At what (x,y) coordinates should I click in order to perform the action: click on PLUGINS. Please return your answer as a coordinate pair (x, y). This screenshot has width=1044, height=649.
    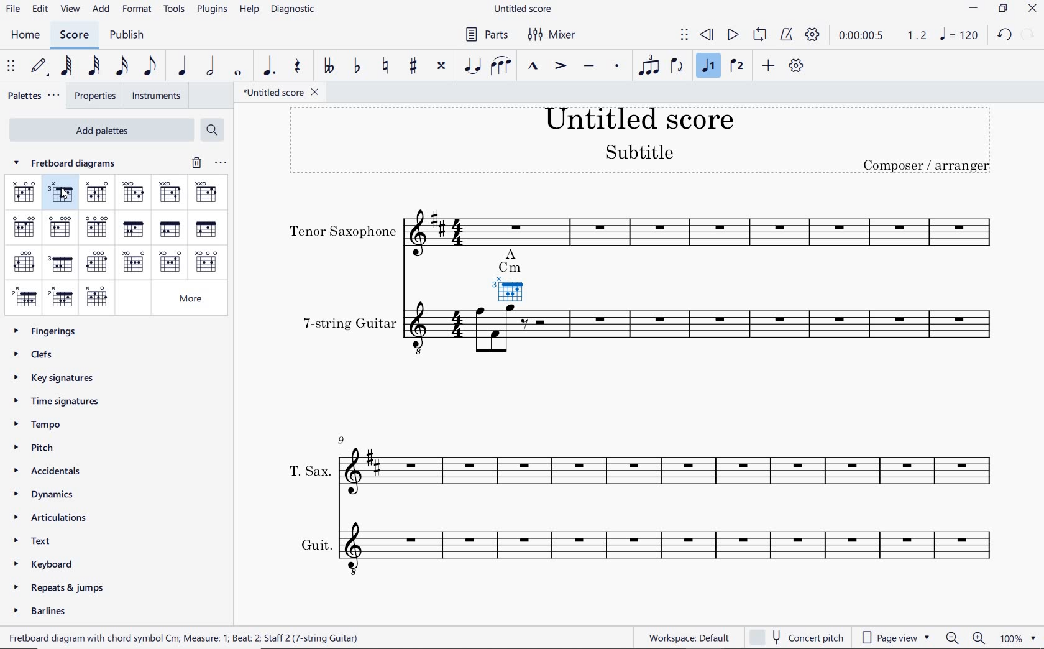
    Looking at the image, I should click on (213, 11).